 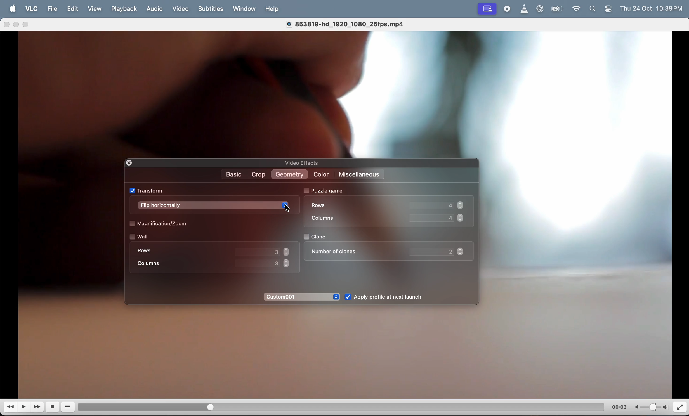 What do you see at coordinates (653, 8) in the screenshot?
I see `time and date` at bounding box center [653, 8].